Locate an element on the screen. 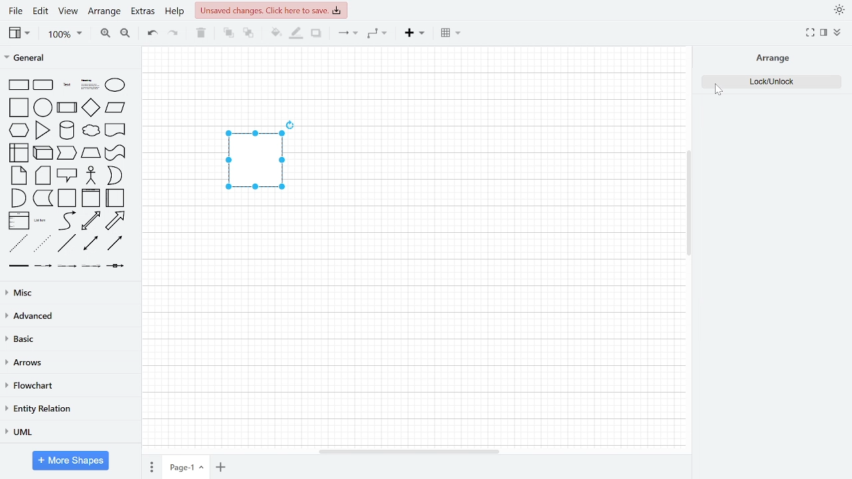 The width and height of the screenshot is (852, 479). shadow is located at coordinates (316, 33).